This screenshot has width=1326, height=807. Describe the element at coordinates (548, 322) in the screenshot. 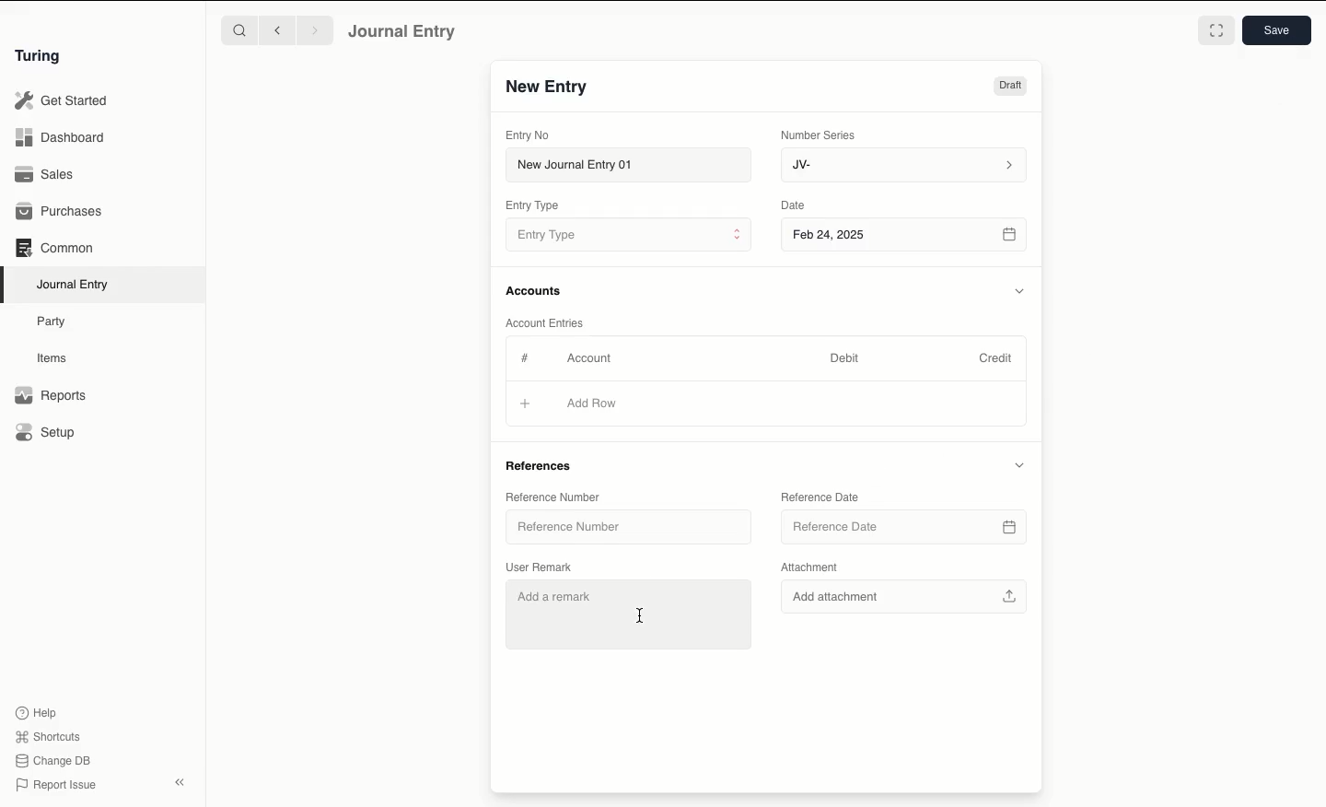

I see `Account Entries` at that location.